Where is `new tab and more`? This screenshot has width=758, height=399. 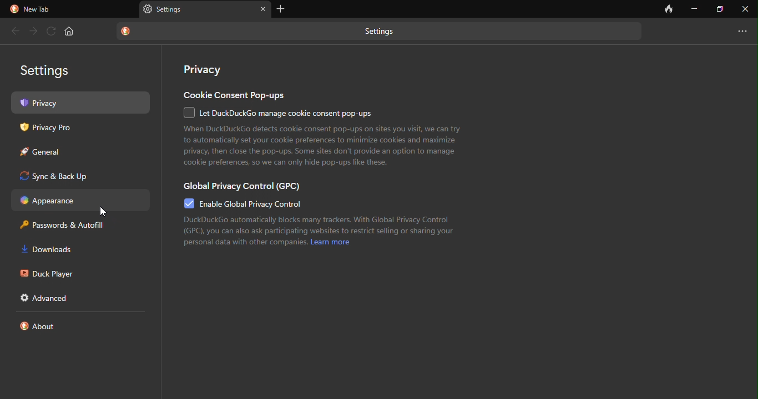 new tab and more is located at coordinates (744, 28).